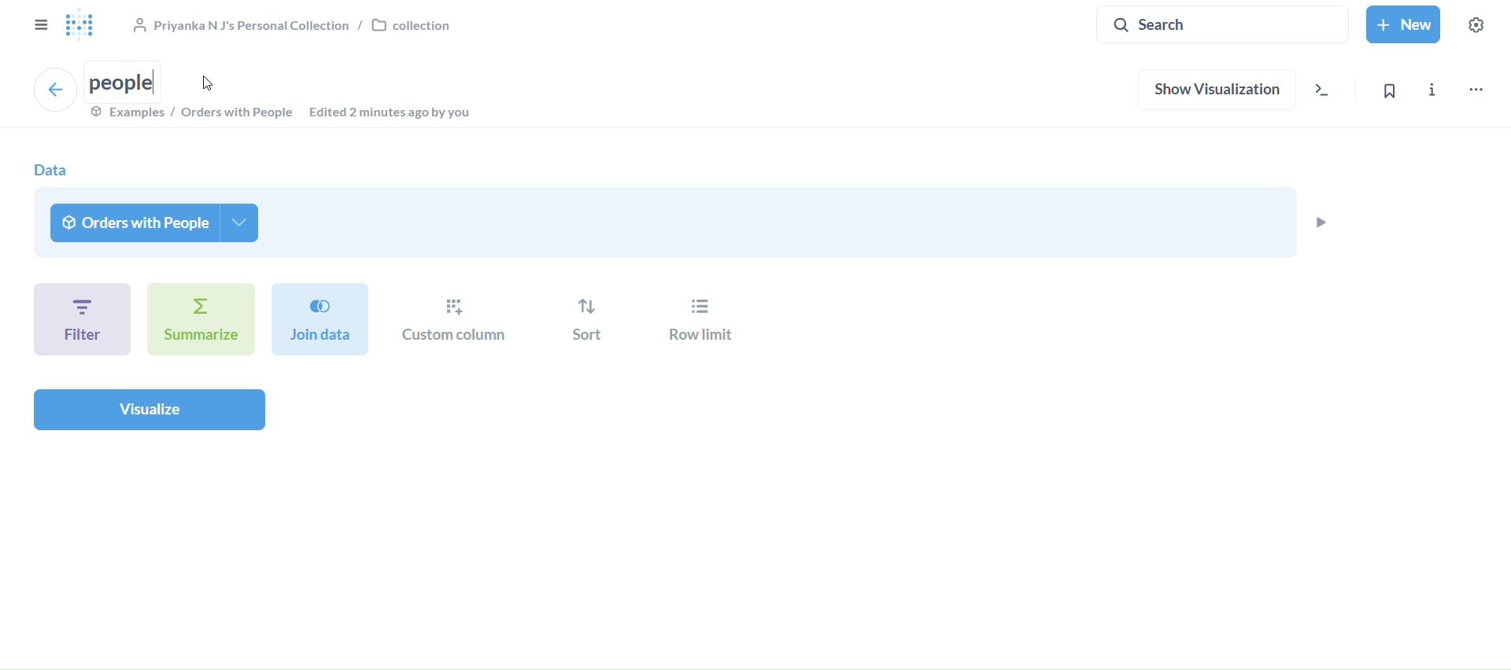  What do you see at coordinates (81, 318) in the screenshot?
I see `filter` at bounding box center [81, 318].